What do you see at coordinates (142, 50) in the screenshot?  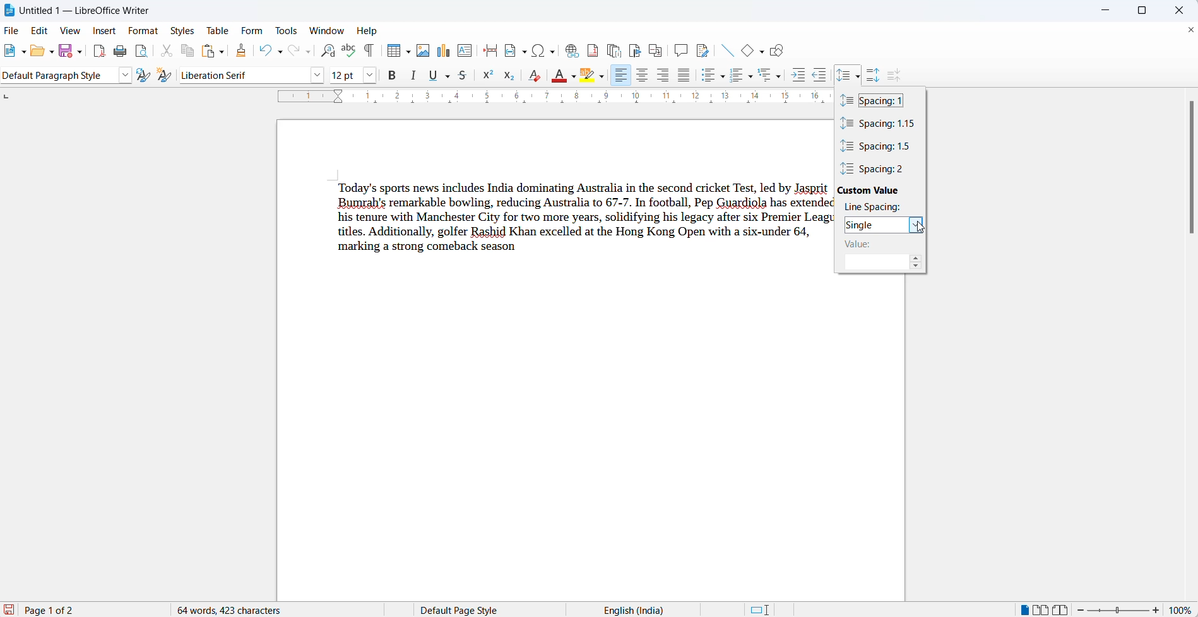 I see `toggle print preview` at bounding box center [142, 50].